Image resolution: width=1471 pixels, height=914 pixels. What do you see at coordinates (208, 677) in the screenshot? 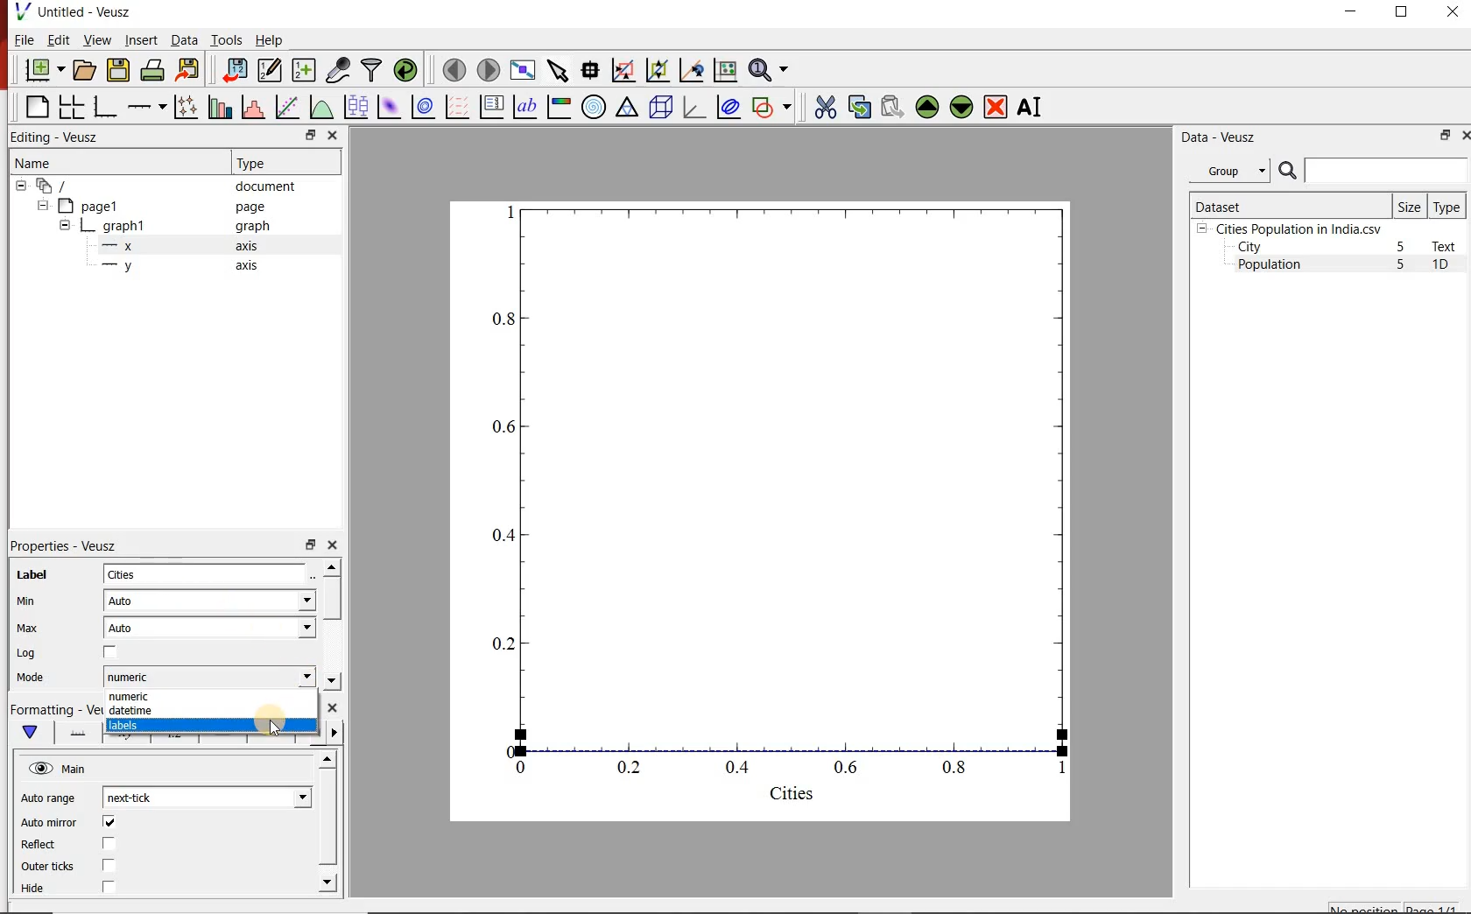
I see `numeric` at bounding box center [208, 677].